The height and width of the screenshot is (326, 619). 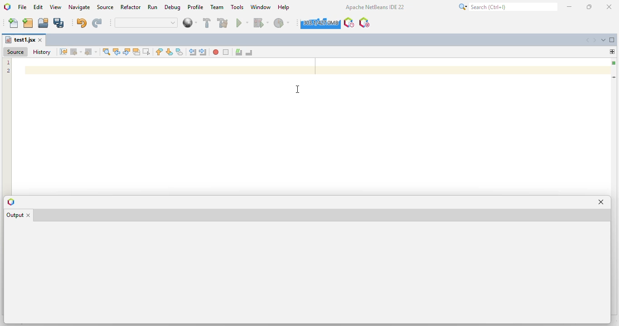 I want to click on file, so click(x=23, y=7).